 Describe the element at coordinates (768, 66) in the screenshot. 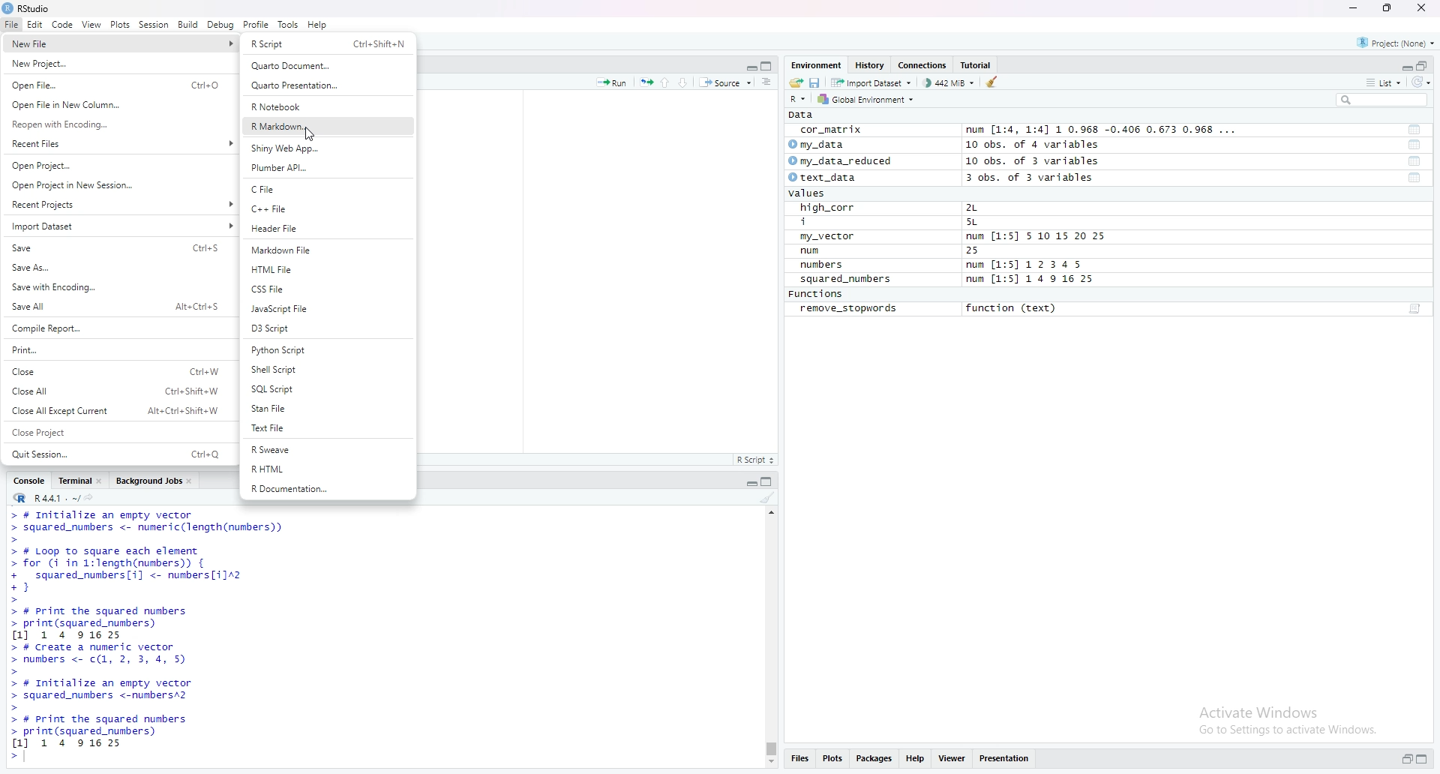

I see `maximize` at that location.